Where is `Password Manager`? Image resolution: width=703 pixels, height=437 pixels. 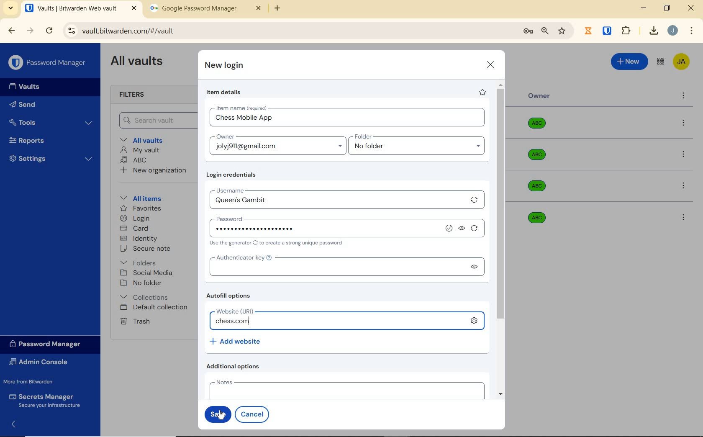 Password Manager is located at coordinates (49, 63).